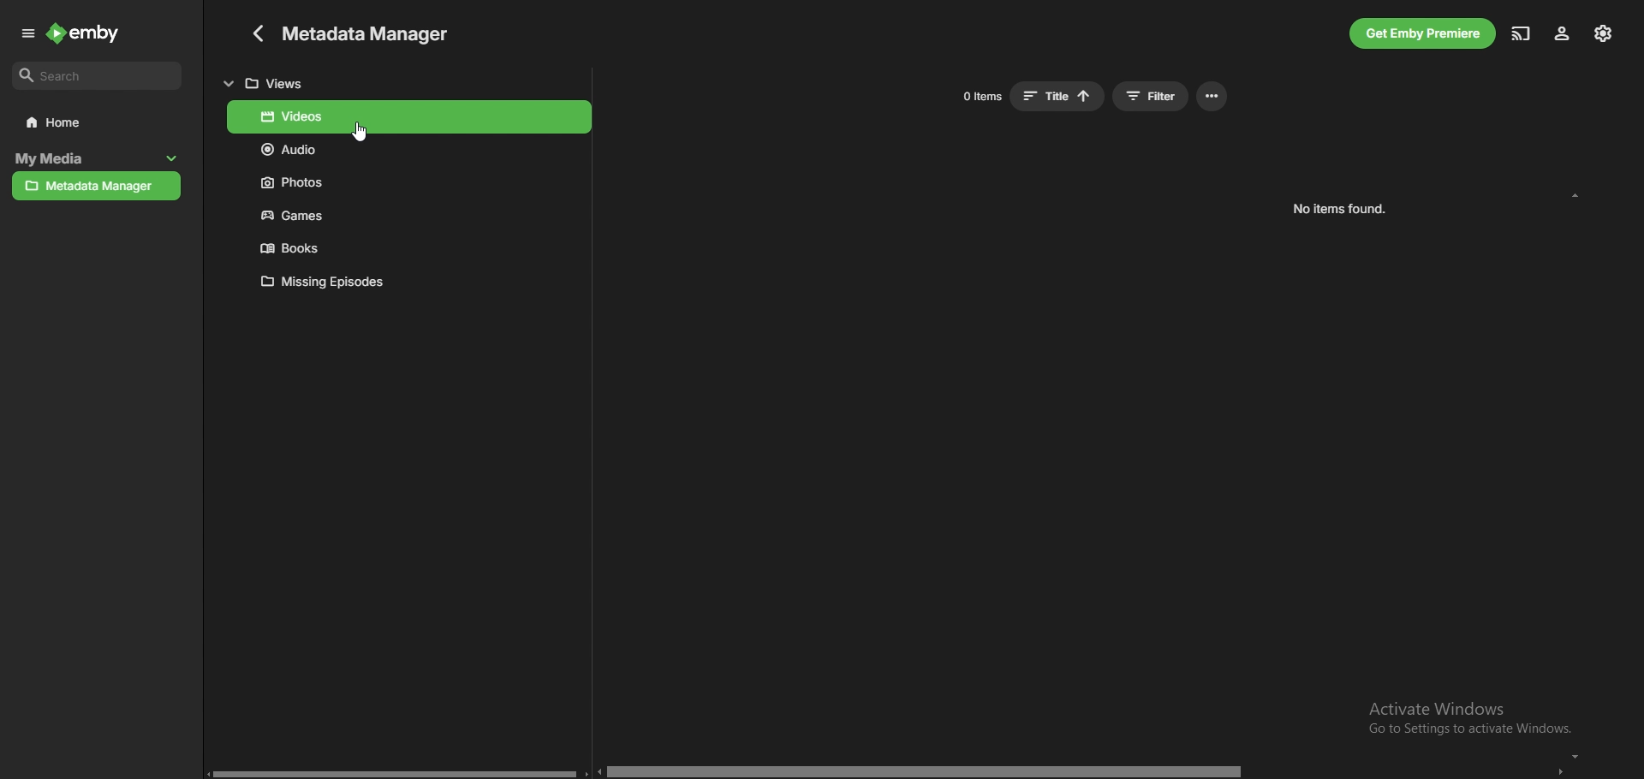  What do you see at coordinates (1521, 33) in the screenshot?
I see `cast` at bounding box center [1521, 33].